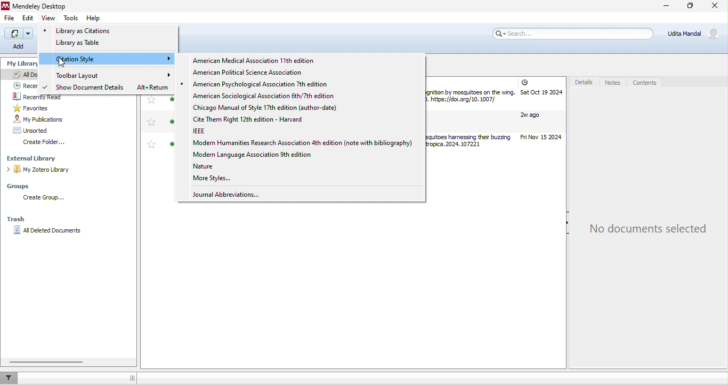 This screenshot has width=728, height=385. What do you see at coordinates (114, 59) in the screenshot?
I see `citation style` at bounding box center [114, 59].